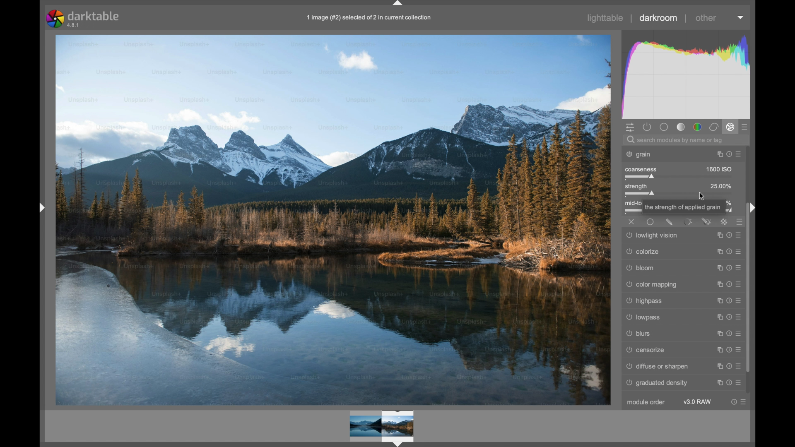  Describe the element at coordinates (717, 251) in the screenshot. I see `instance` at that location.